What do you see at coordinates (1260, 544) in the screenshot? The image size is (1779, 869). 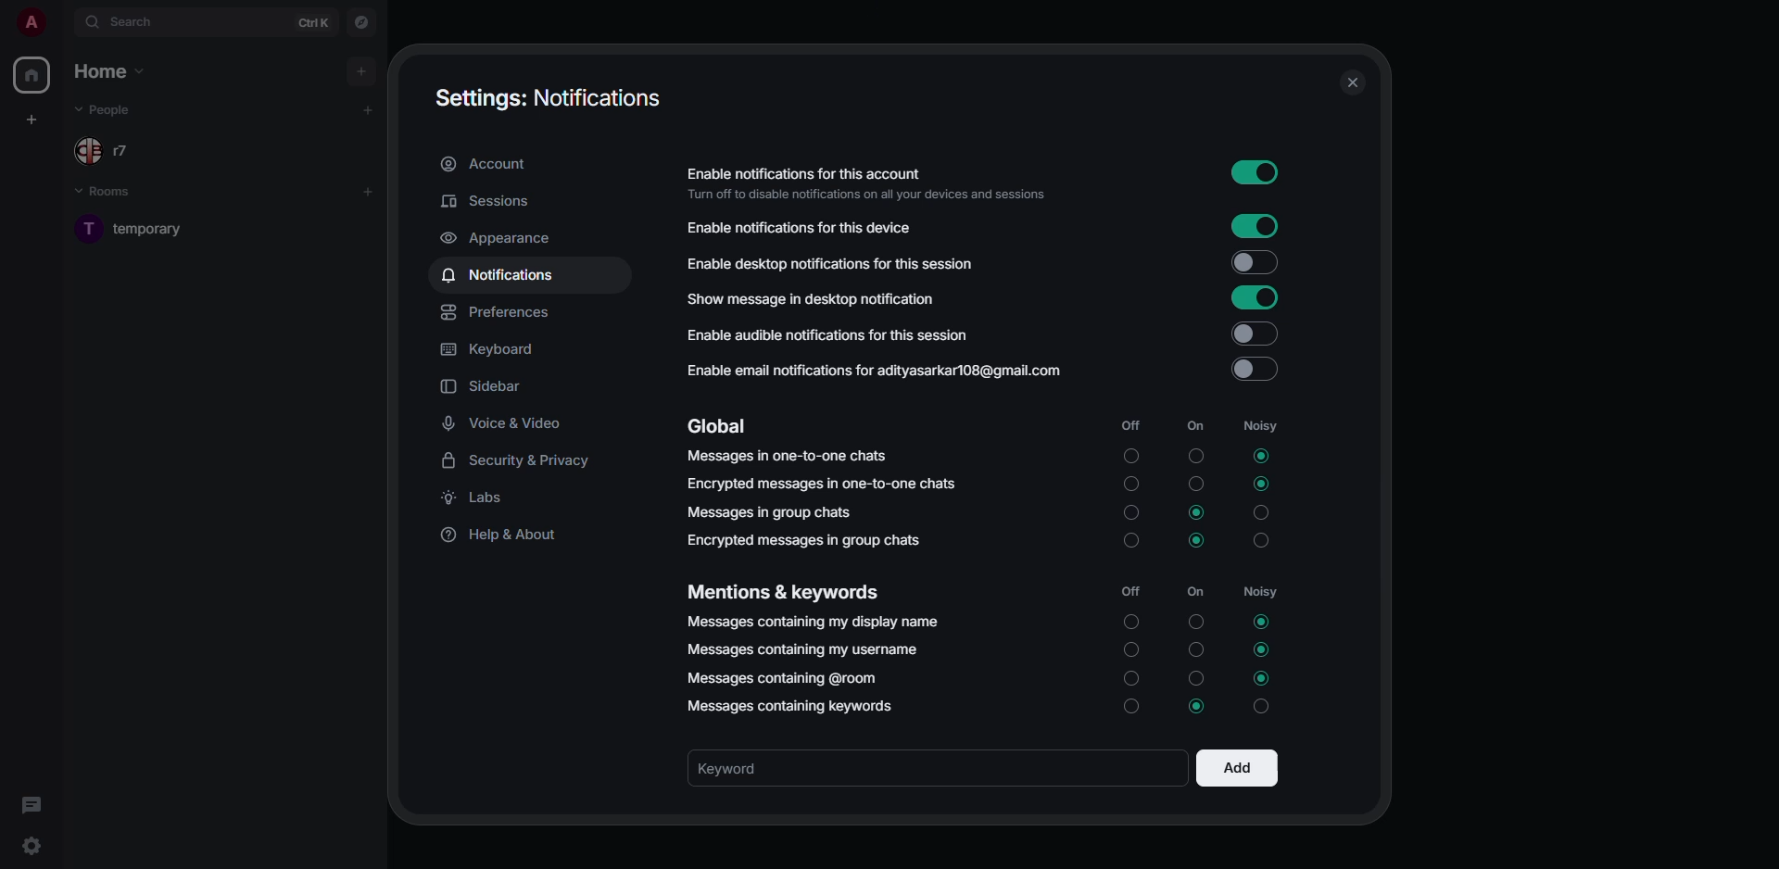 I see `noisy` at bounding box center [1260, 544].